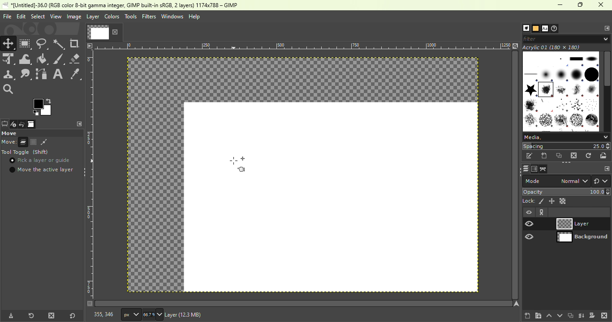 The width and height of the screenshot is (612, 322). I want to click on Rectangle select tool, so click(26, 43).